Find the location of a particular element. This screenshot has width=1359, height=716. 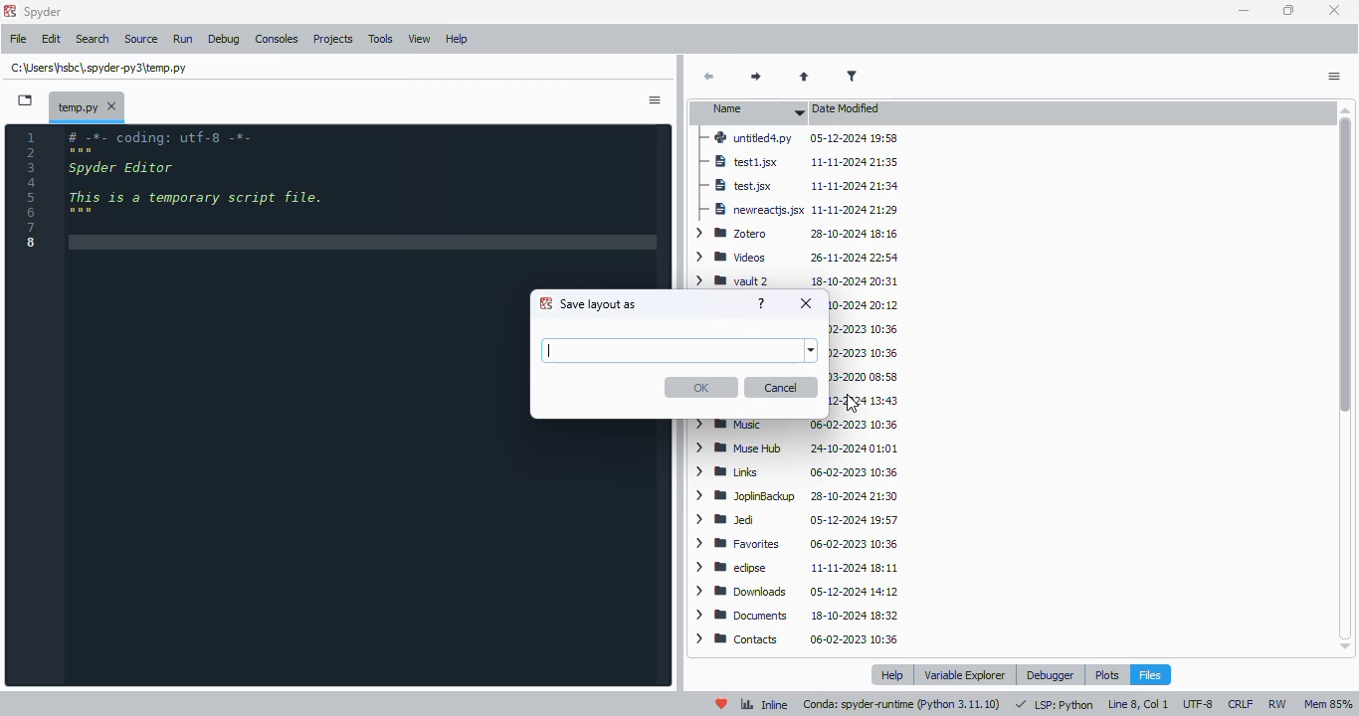

logo is located at coordinates (545, 302).